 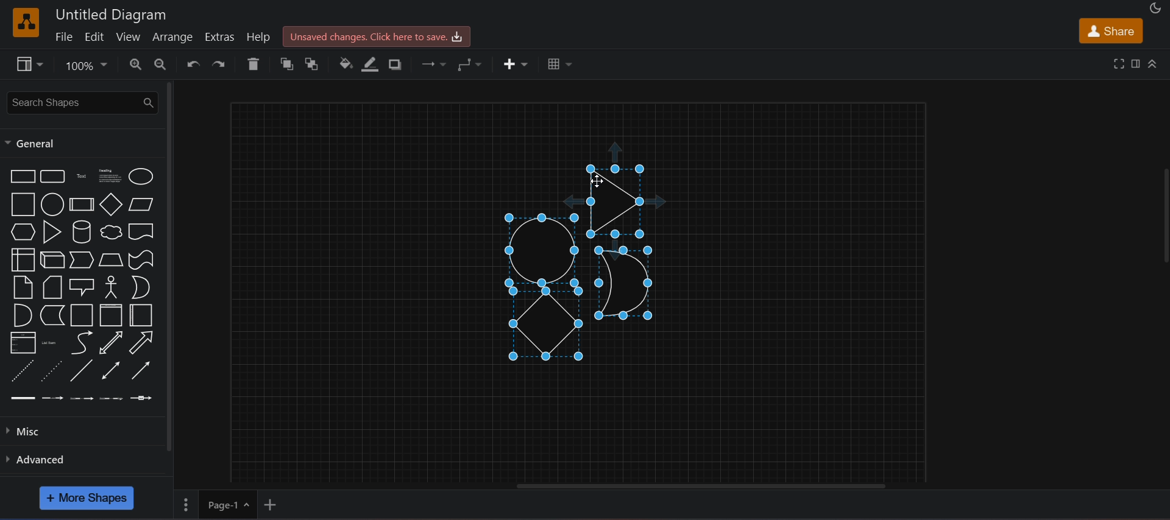 I want to click on horizontal container, so click(x=141, y=315).